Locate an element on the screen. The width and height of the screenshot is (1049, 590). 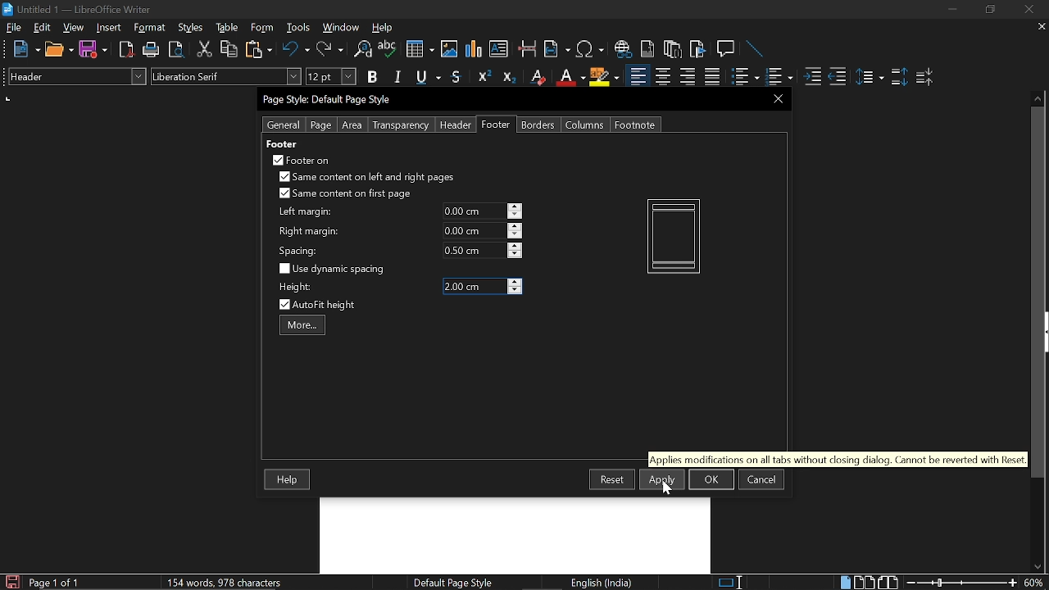
Close current tab is located at coordinates (1038, 26).